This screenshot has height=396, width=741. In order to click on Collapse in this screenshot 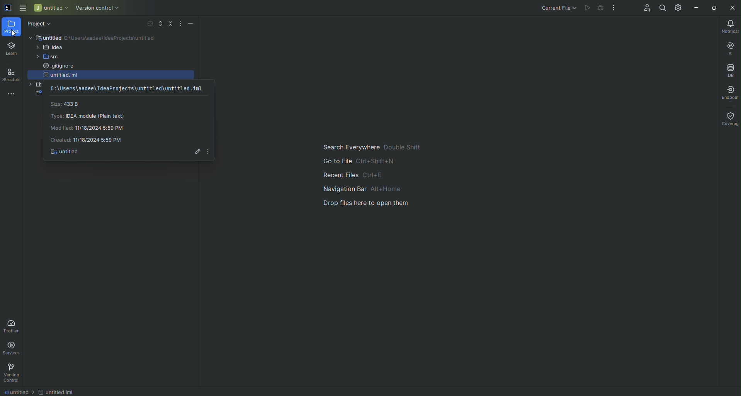, I will do `click(169, 26)`.